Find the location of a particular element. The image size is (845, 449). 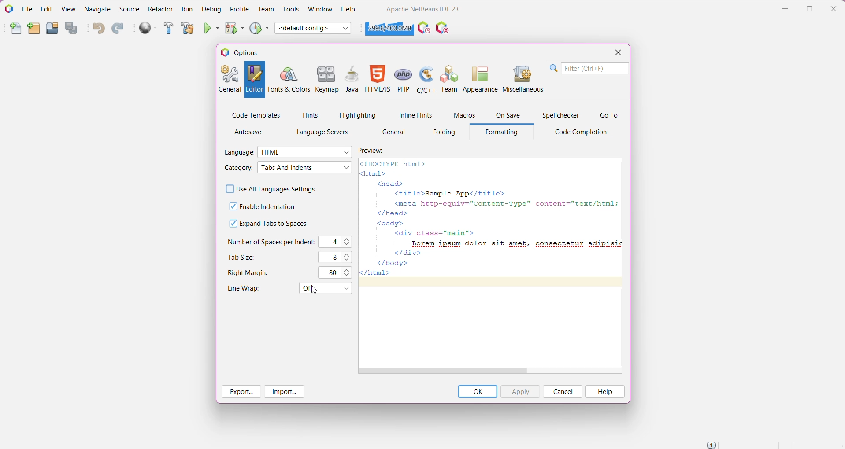

Run is located at coordinates (187, 10).